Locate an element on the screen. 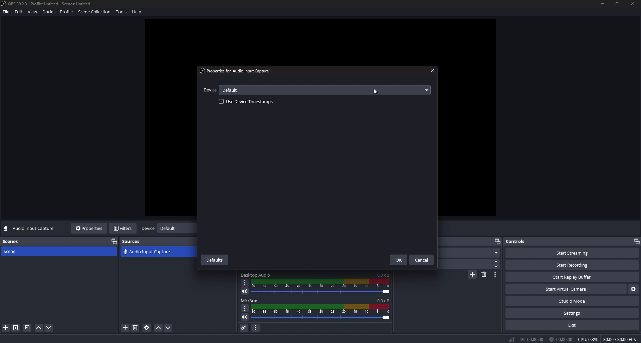  filter is located at coordinates (27, 328).